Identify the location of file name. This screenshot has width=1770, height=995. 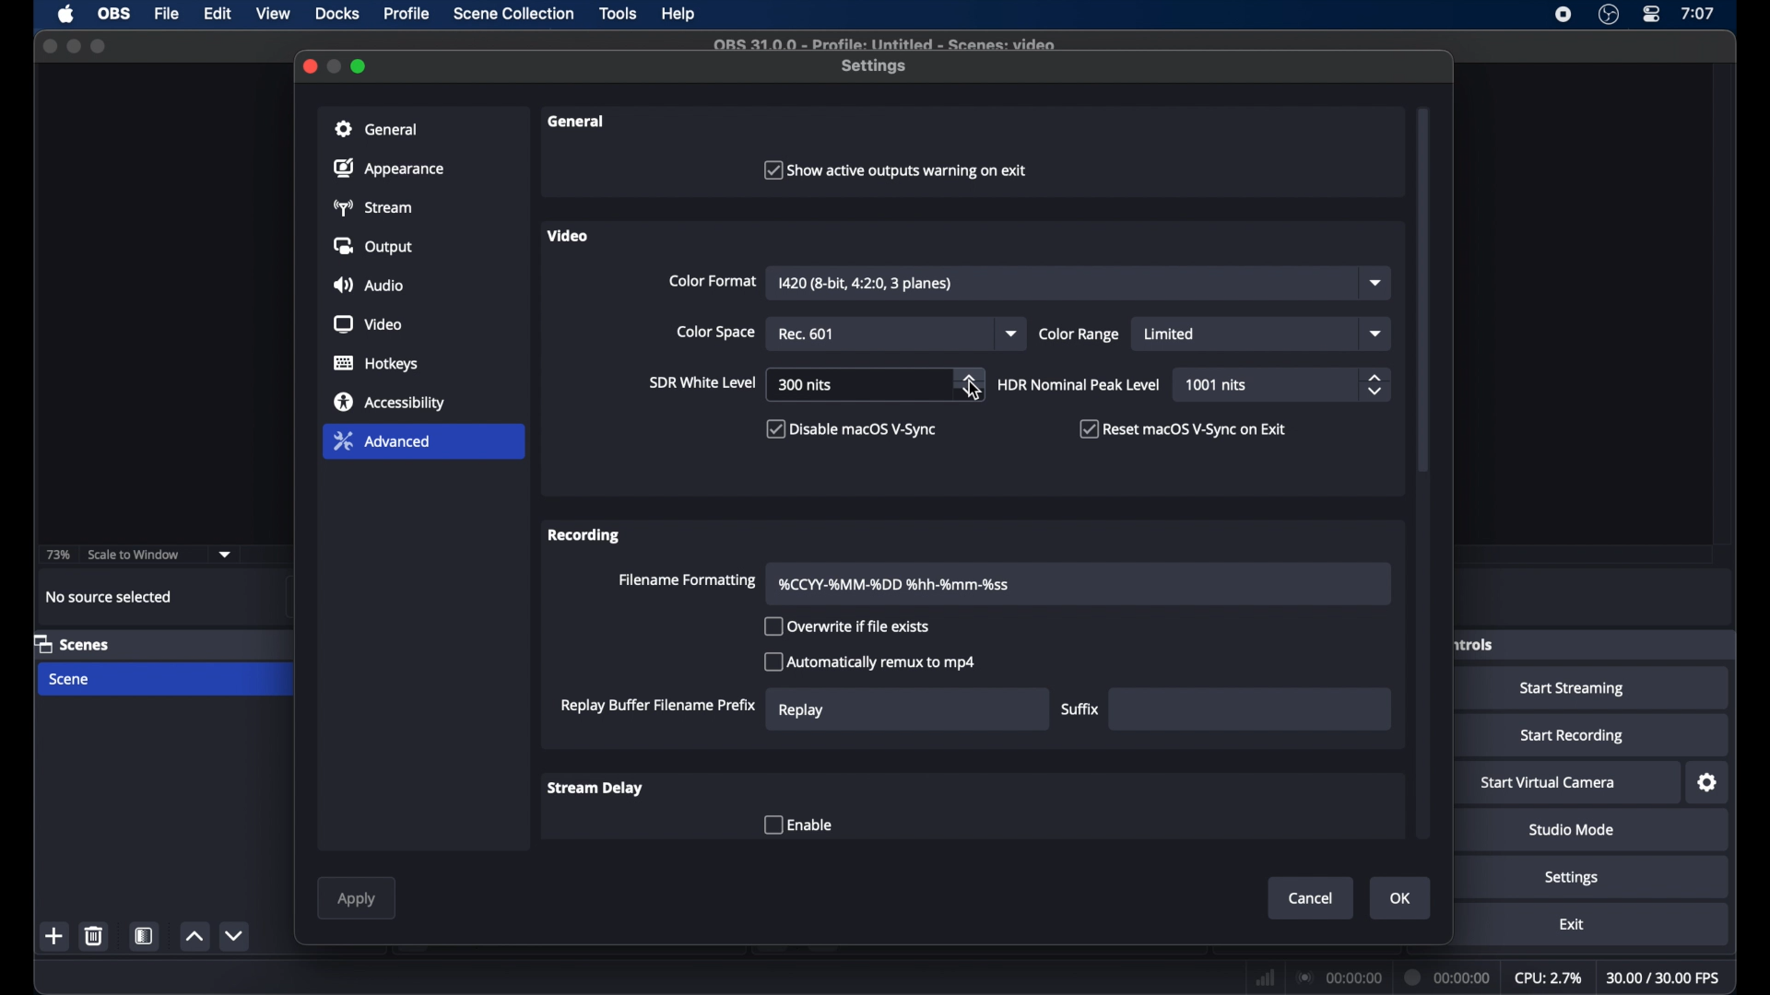
(885, 43).